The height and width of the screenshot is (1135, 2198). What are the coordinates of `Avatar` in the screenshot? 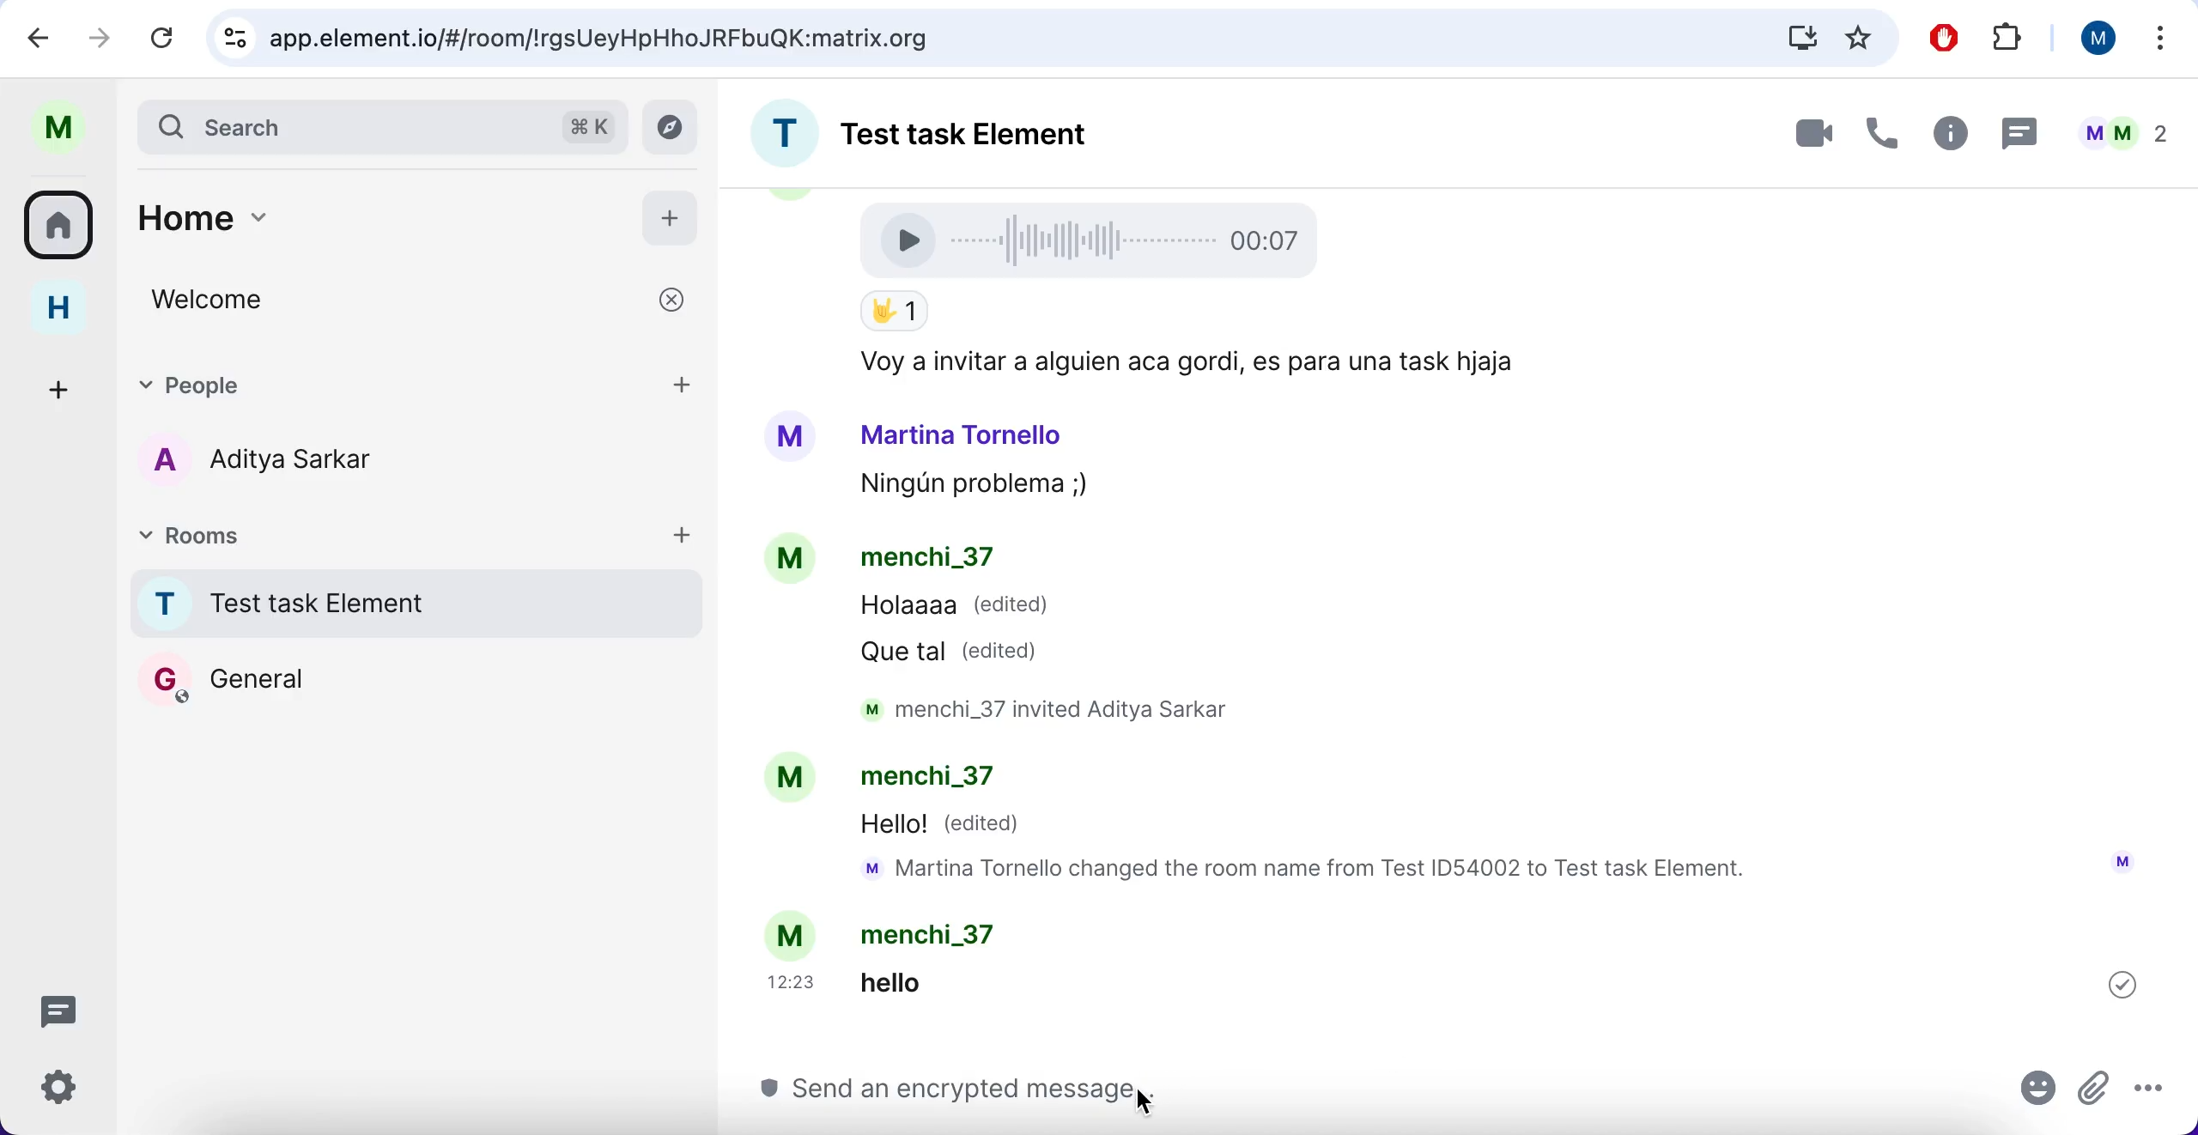 It's located at (793, 934).